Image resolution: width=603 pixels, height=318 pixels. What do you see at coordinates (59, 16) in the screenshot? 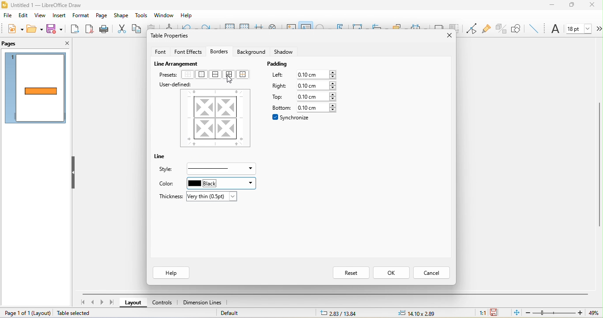
I see `insert` at bounding box center [59, 16].